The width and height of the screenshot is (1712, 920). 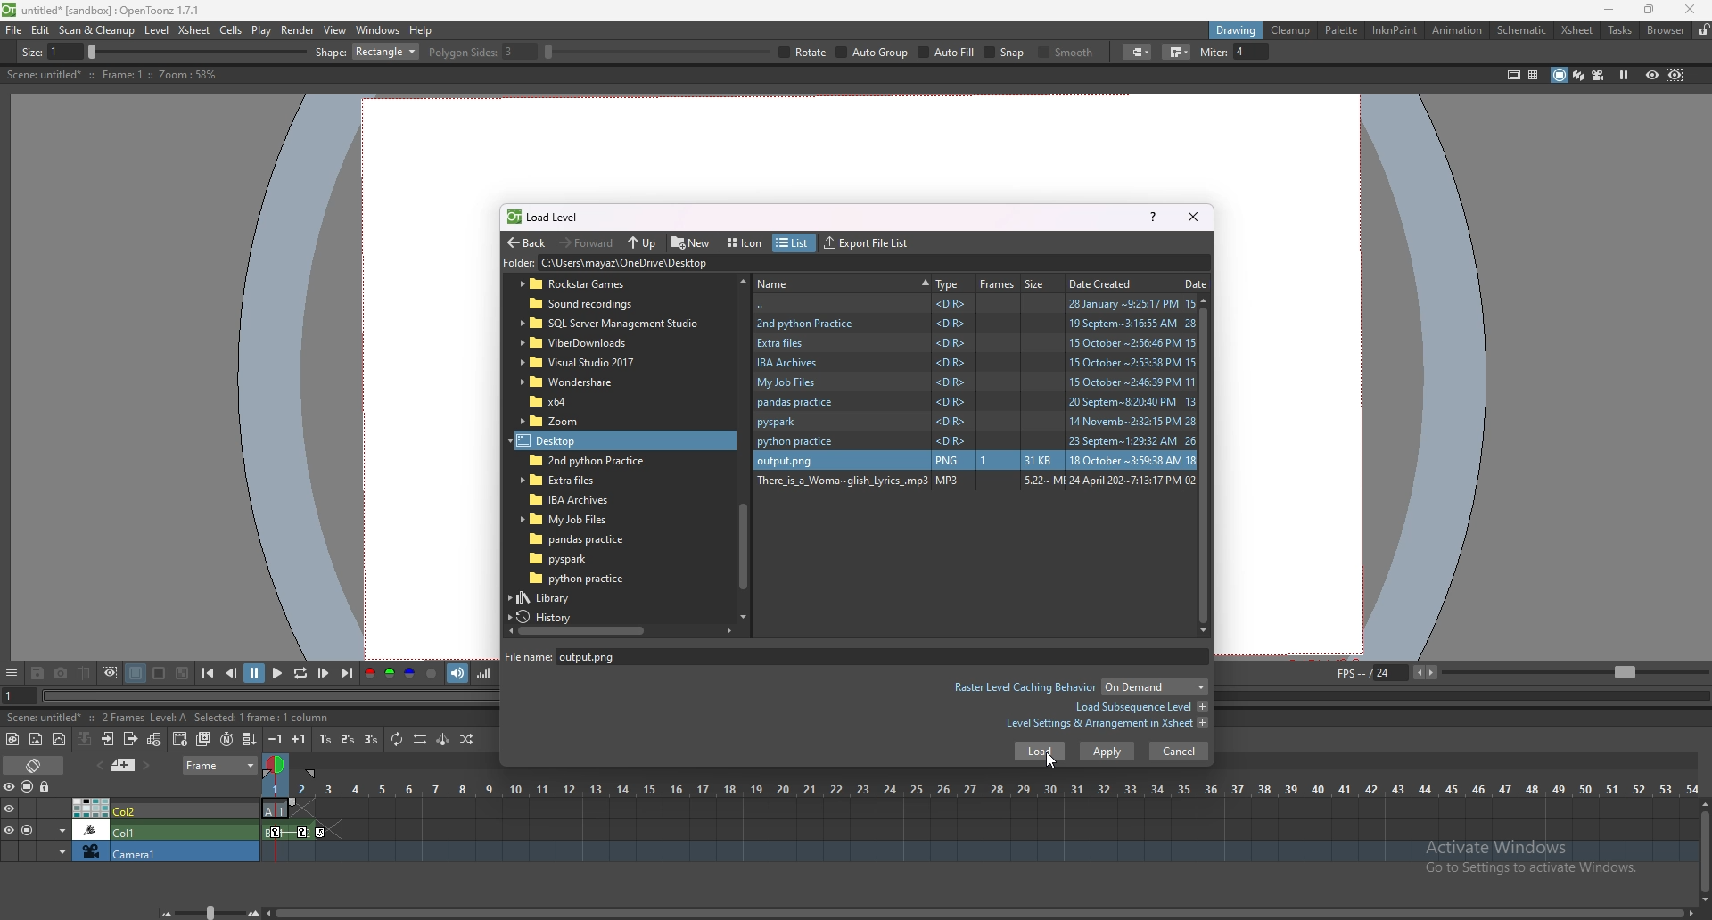 What do you see at coordinates (974, 458) in the screenshot?
I see `image` at bounding box center [974, 458].